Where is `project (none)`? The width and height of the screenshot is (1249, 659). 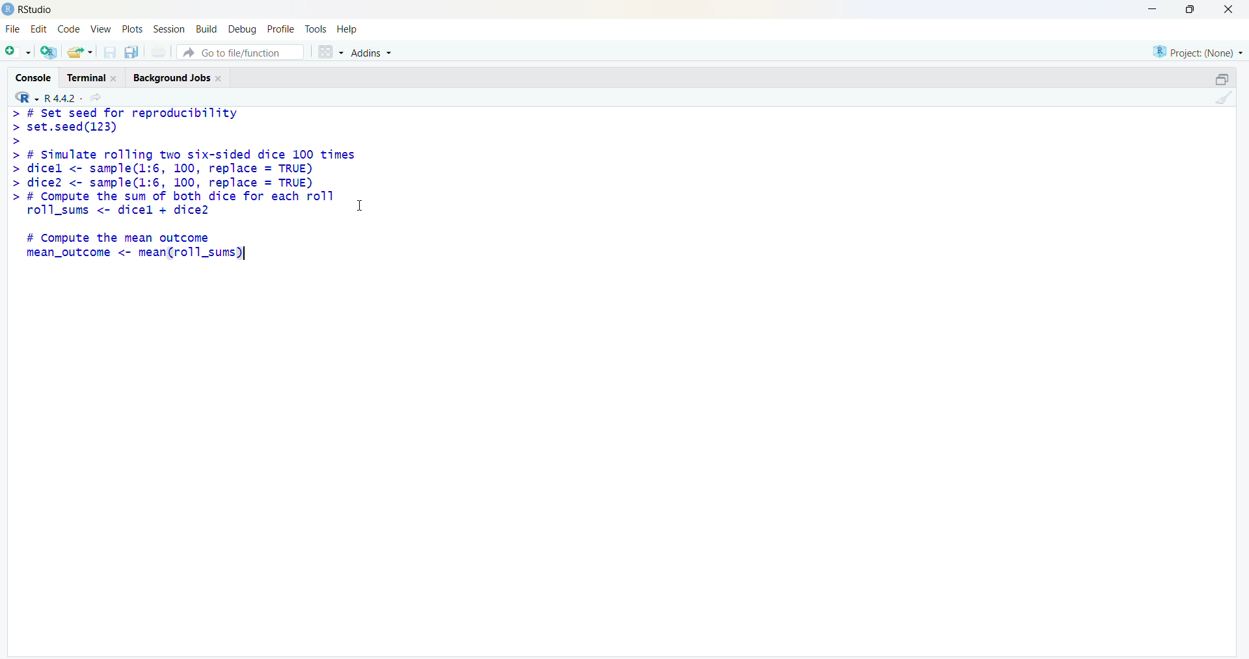
project (none) is located at coordinates (1198, 53).